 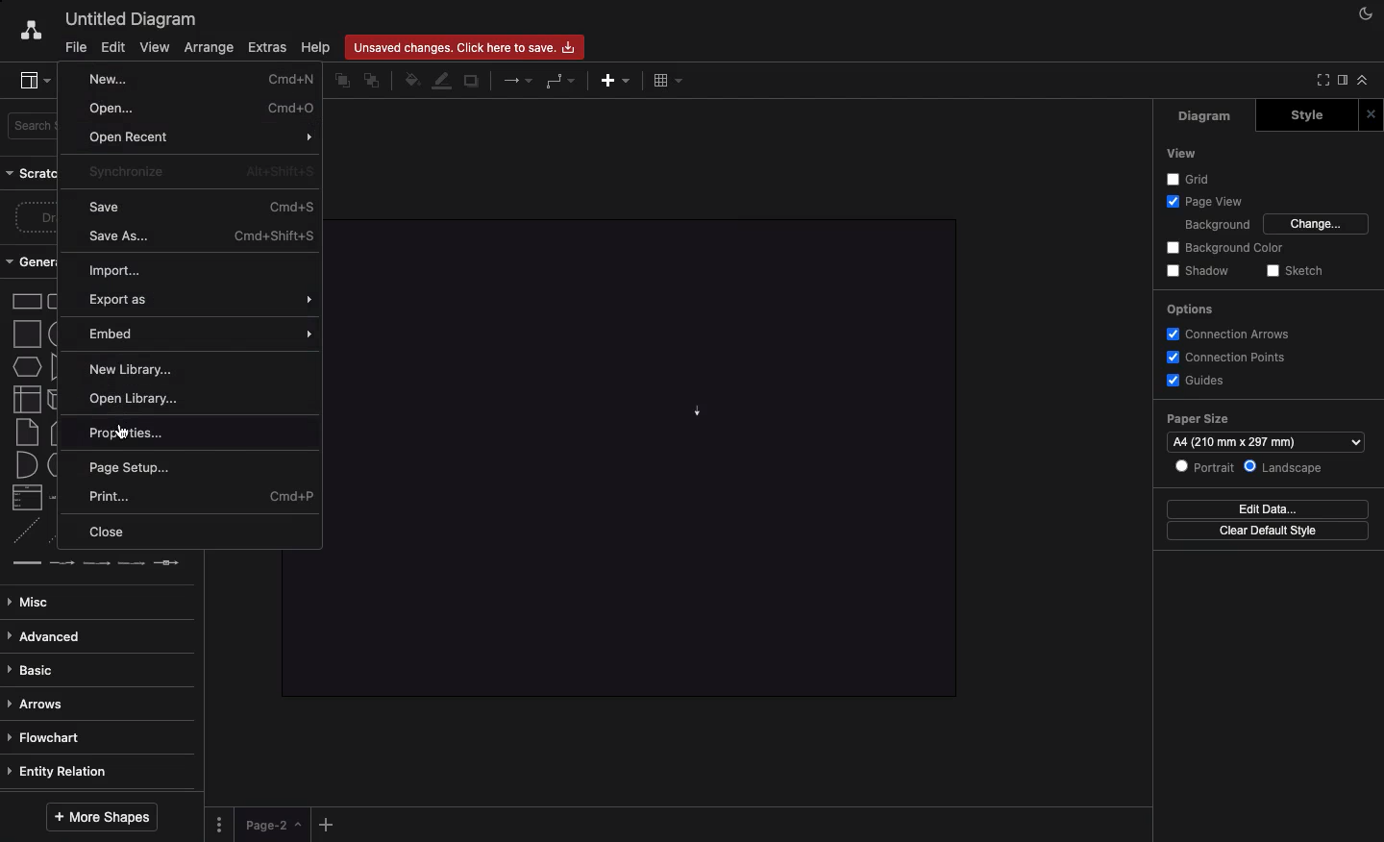 I want to click on Add, so click(x=329, y=821).